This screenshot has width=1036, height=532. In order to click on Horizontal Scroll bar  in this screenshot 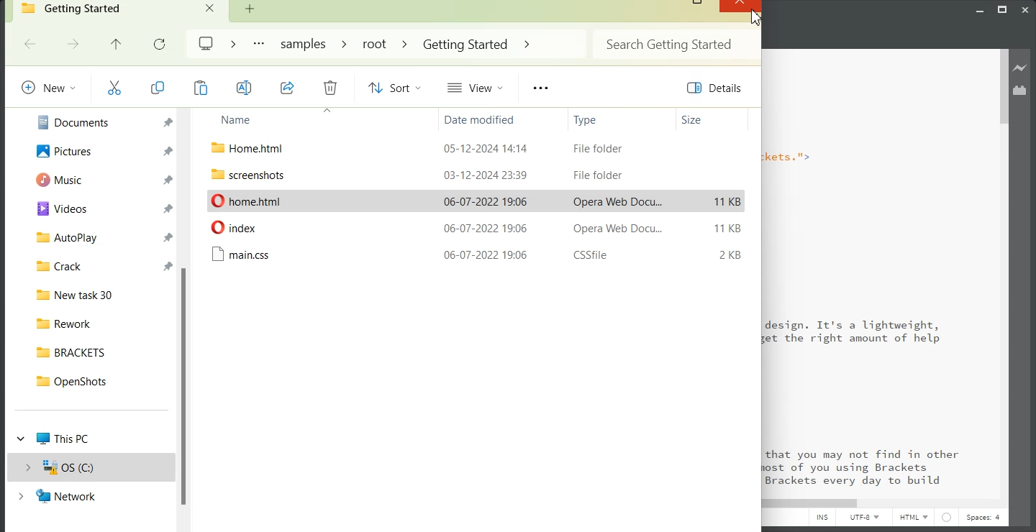, I will do `click(583, 503)`.